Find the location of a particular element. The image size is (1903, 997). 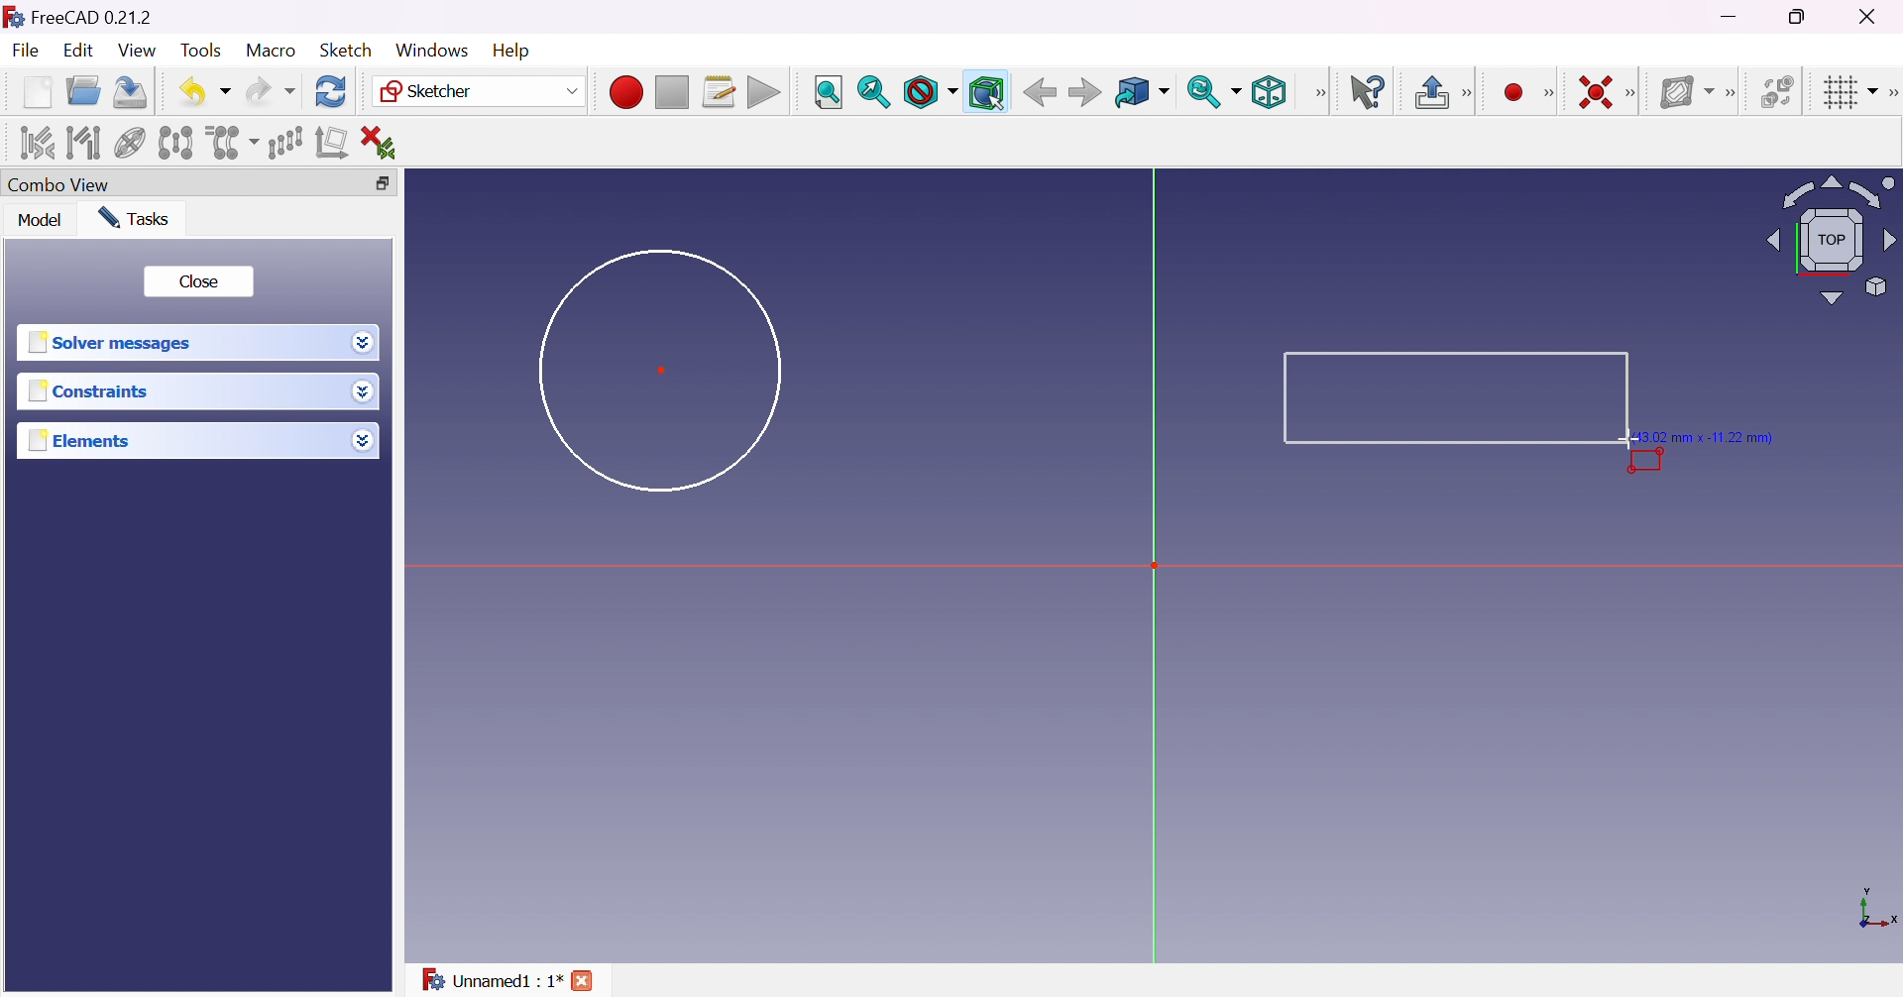

New is located at coordinates (38, 91).